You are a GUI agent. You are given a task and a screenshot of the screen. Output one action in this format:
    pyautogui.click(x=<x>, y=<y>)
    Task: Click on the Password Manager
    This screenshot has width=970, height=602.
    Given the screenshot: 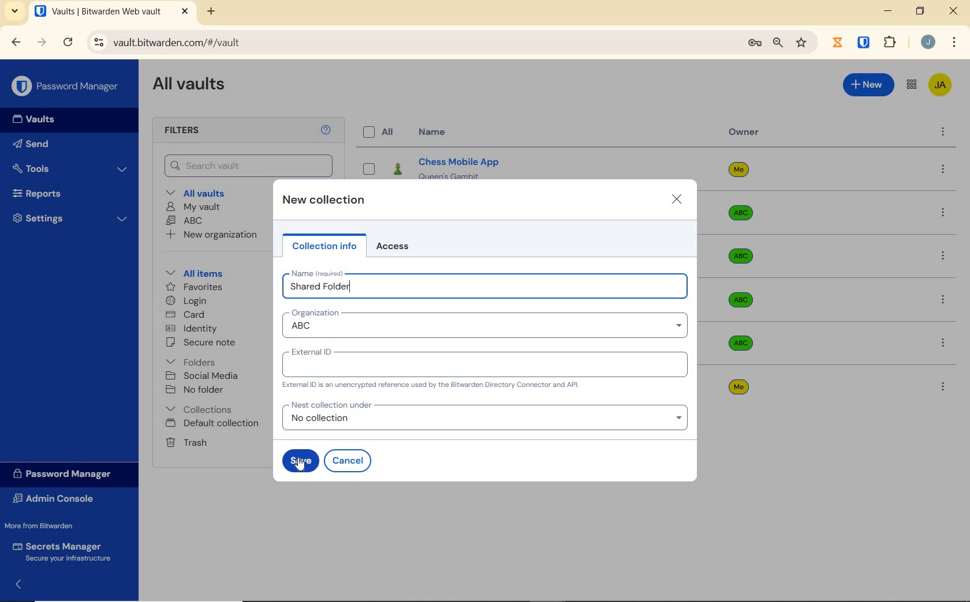 What is the action you would take?
    pyautogui.click(x=66, y=86)
    